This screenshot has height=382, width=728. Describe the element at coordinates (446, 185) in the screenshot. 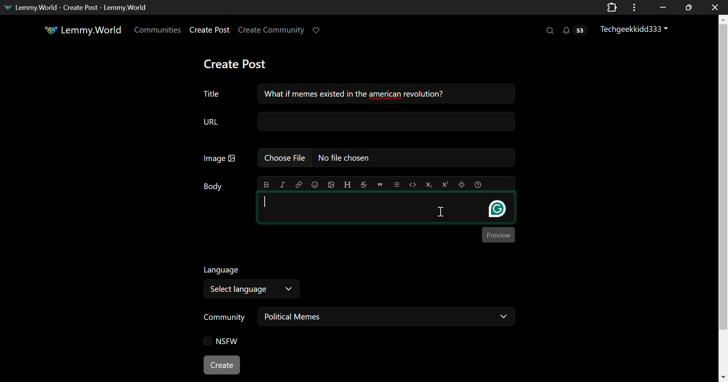

I see `Superscript` at that location.